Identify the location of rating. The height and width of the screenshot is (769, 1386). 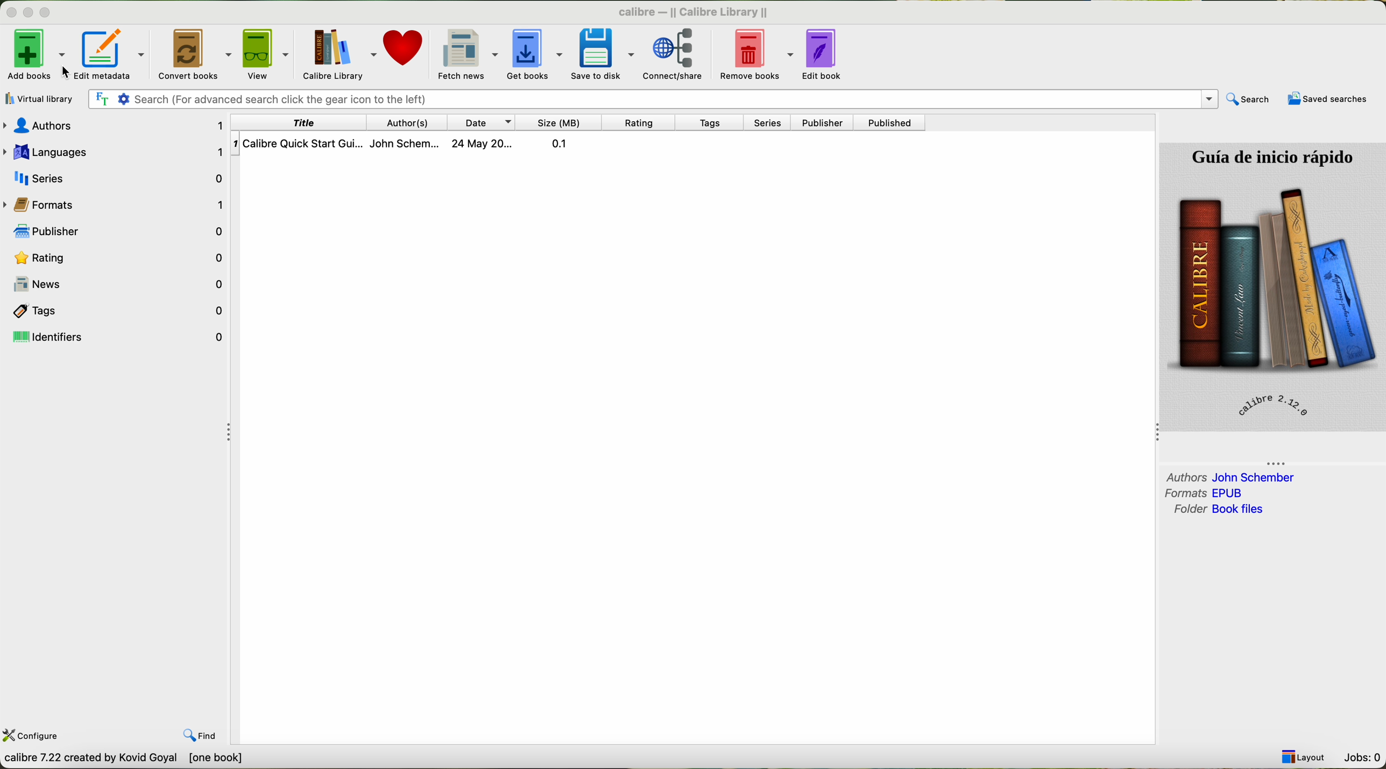
(639, 123).